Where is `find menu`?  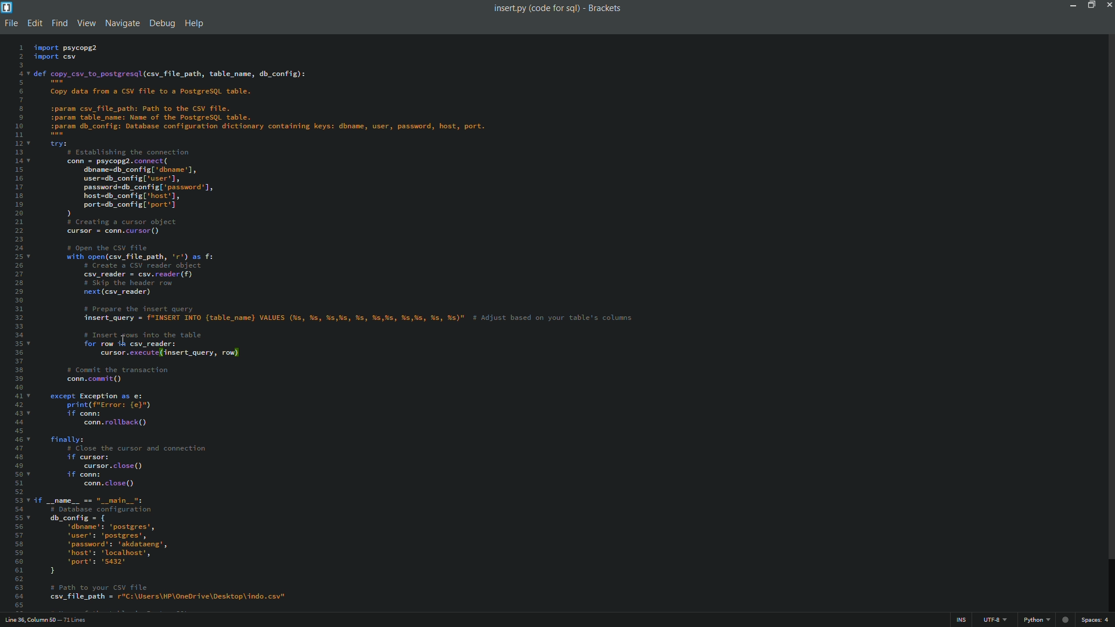 find menu is located at coordinates (58, 22).